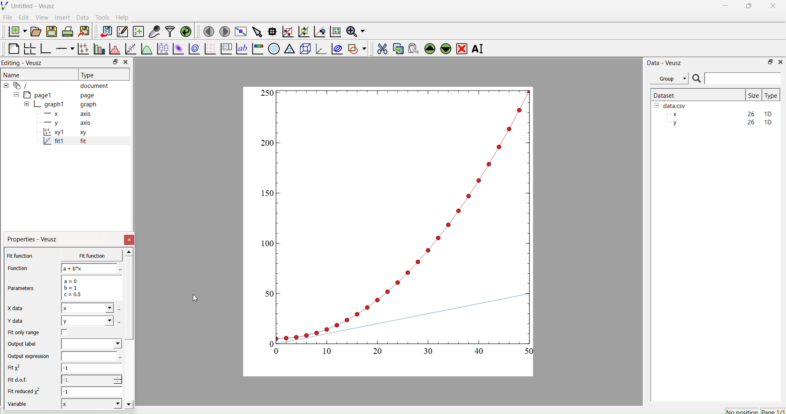 The width and height of the screenshot is (786, 414). Describe the element at coordinates (226, 49) in the screenshot. I see `Plot Key` at that location.